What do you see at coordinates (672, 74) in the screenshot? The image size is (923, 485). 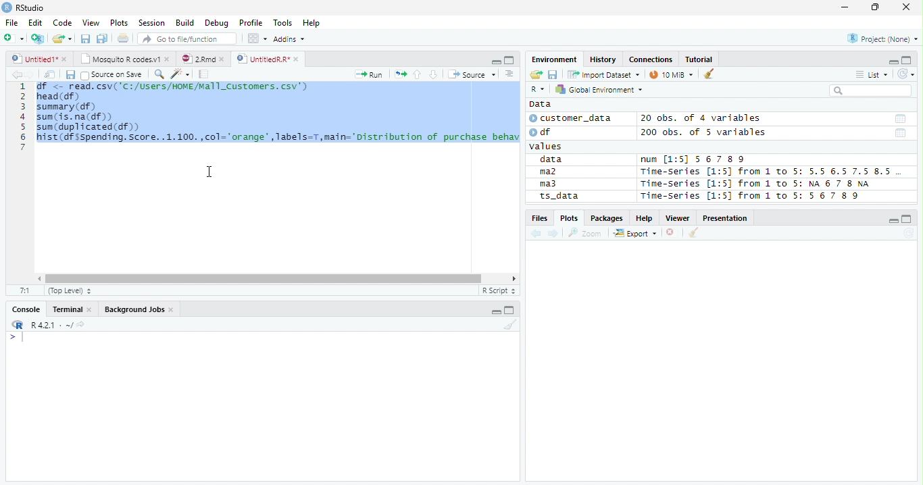 I see `10 MiB` at bounding box center [672, 74].